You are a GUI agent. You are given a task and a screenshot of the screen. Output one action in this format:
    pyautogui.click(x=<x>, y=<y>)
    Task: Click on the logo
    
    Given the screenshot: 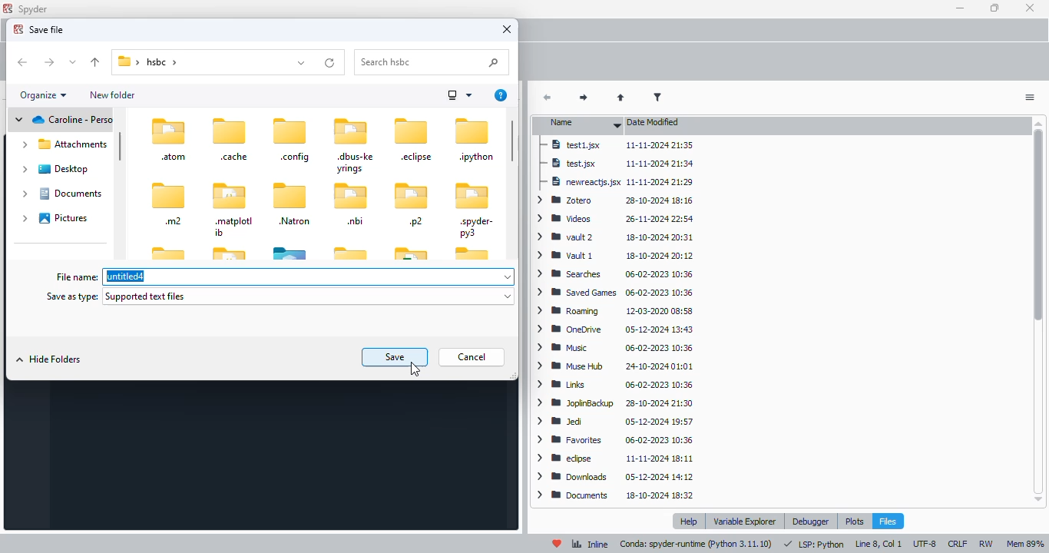 What is the action you would take?
    pyautogui.click(x=18, y=30)
    